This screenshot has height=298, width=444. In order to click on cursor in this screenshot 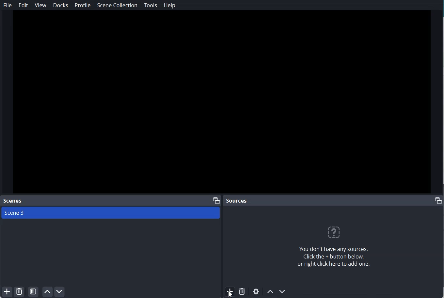, I will do `click(230, 293)`.